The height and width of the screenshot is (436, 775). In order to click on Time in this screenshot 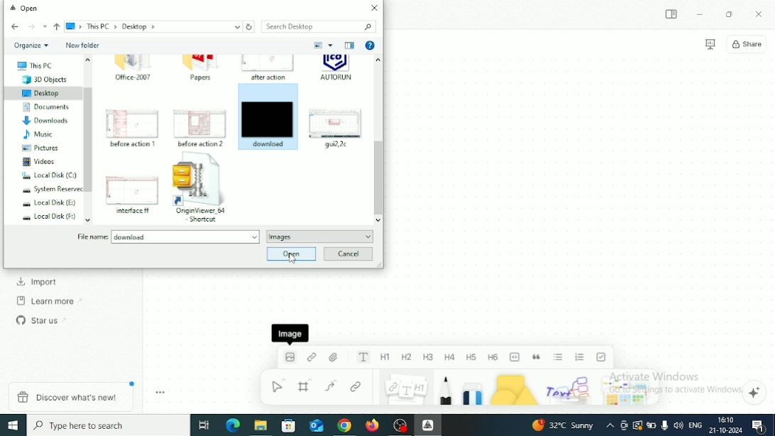, I will do `click(726, 419)`.